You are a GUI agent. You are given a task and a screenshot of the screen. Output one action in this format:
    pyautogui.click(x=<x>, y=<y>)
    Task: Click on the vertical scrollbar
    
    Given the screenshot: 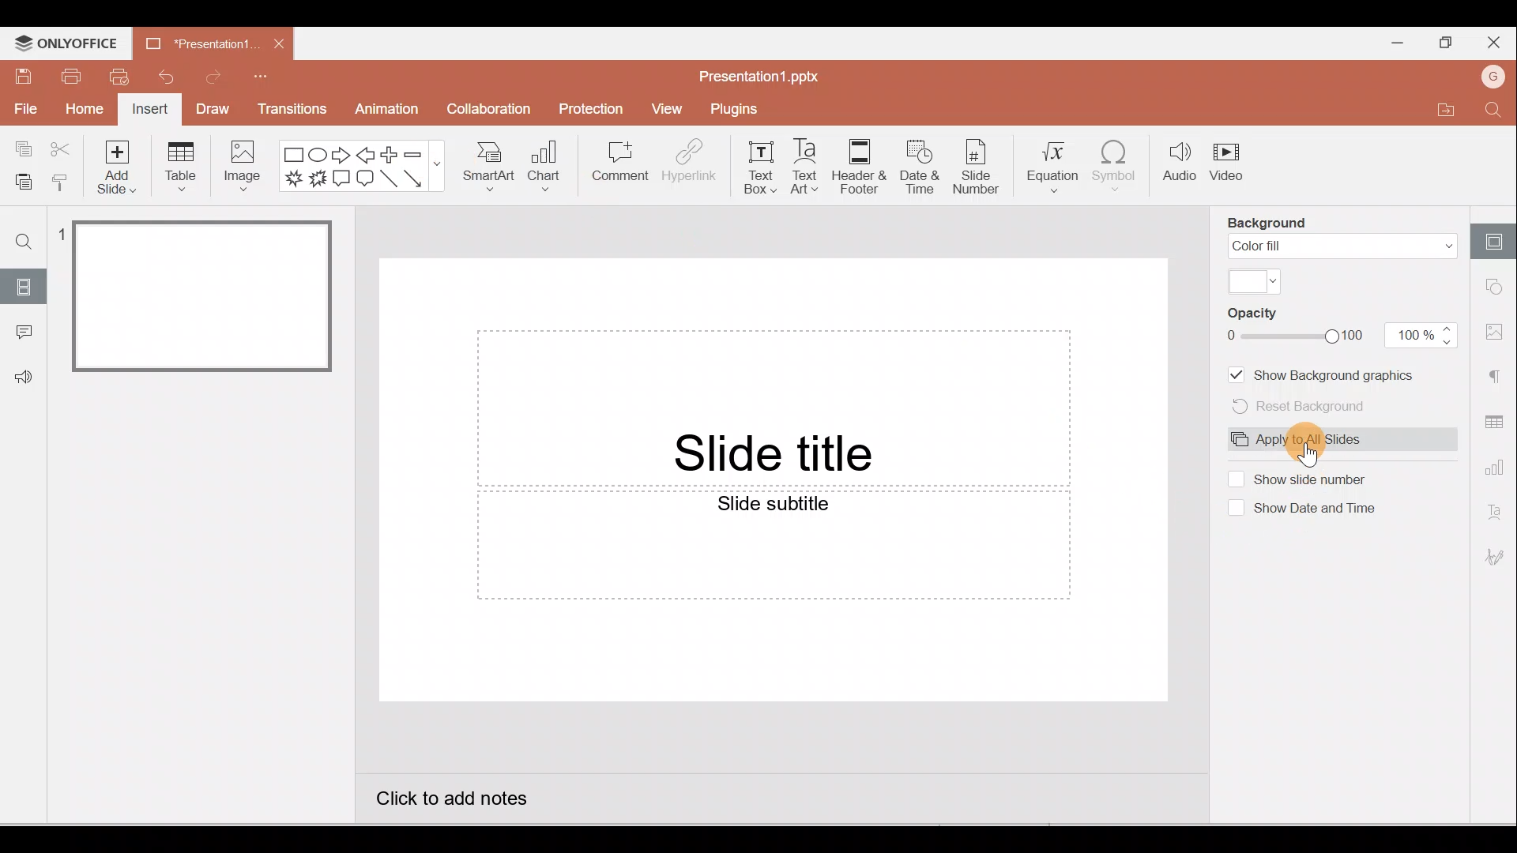 What is the action you would take?
    pyautogui.click(x=1199, y=508)
    